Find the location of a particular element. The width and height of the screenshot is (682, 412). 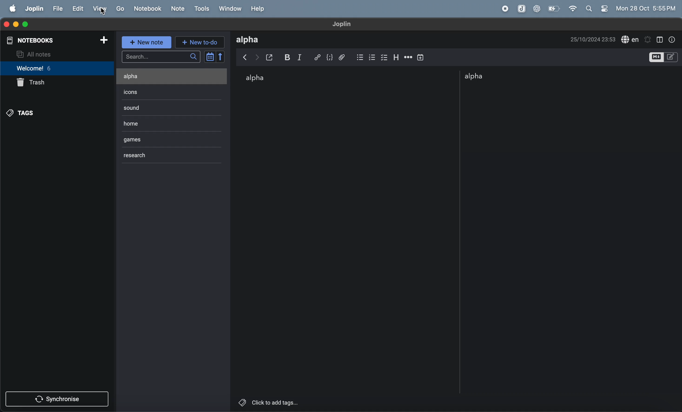

hyper link is located at coordinates (318, 56).